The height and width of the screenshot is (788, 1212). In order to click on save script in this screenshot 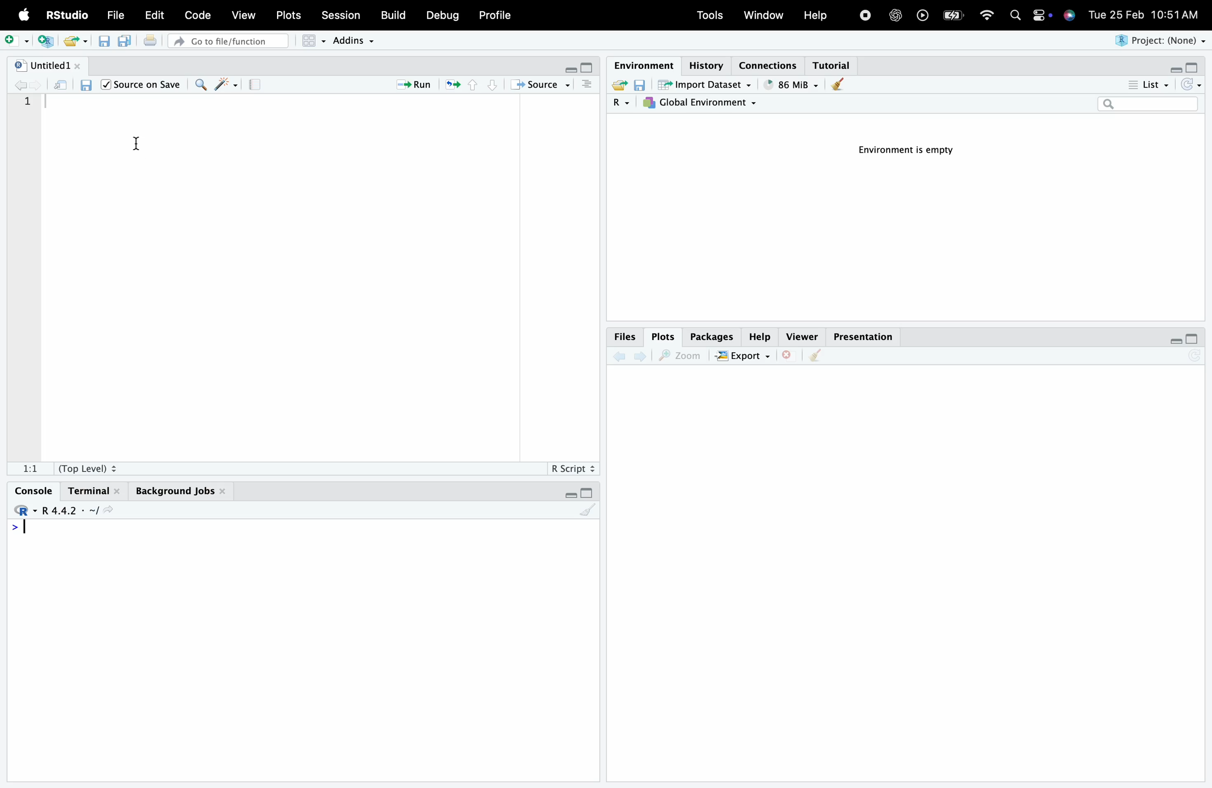, I will do `click(88, 88)`.